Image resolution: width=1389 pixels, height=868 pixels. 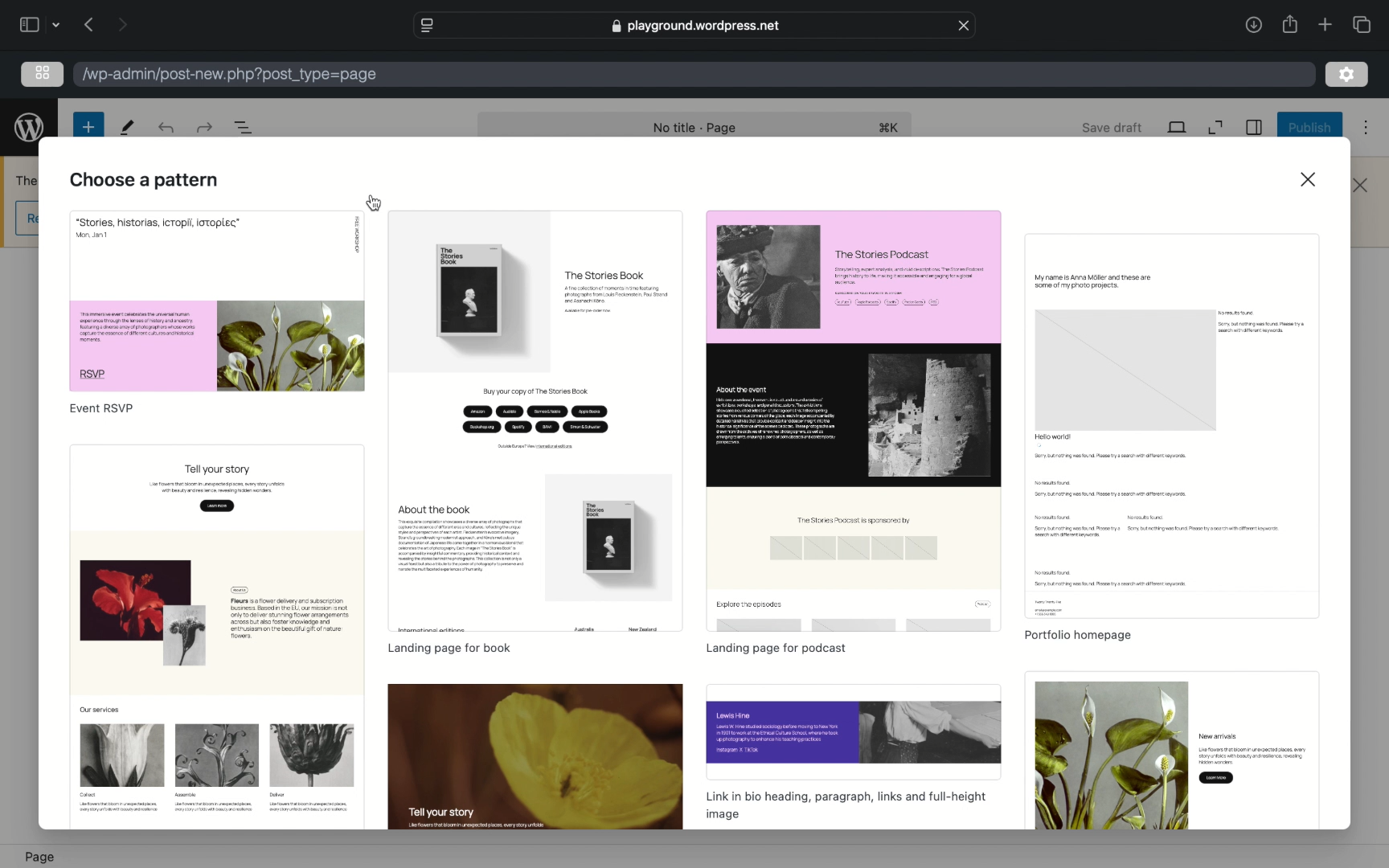 I want to click on landing page for book, so click(x=450, y=649).